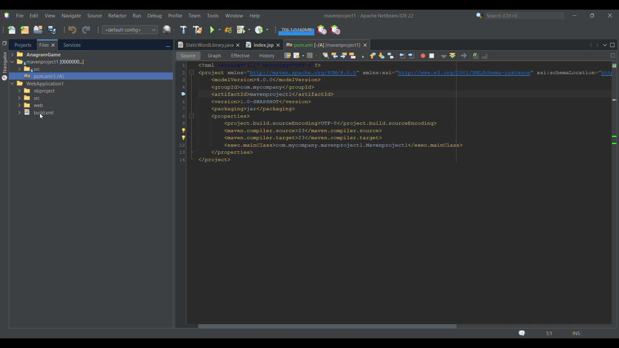  I want to click on Start macro recording, so click(422, 56).